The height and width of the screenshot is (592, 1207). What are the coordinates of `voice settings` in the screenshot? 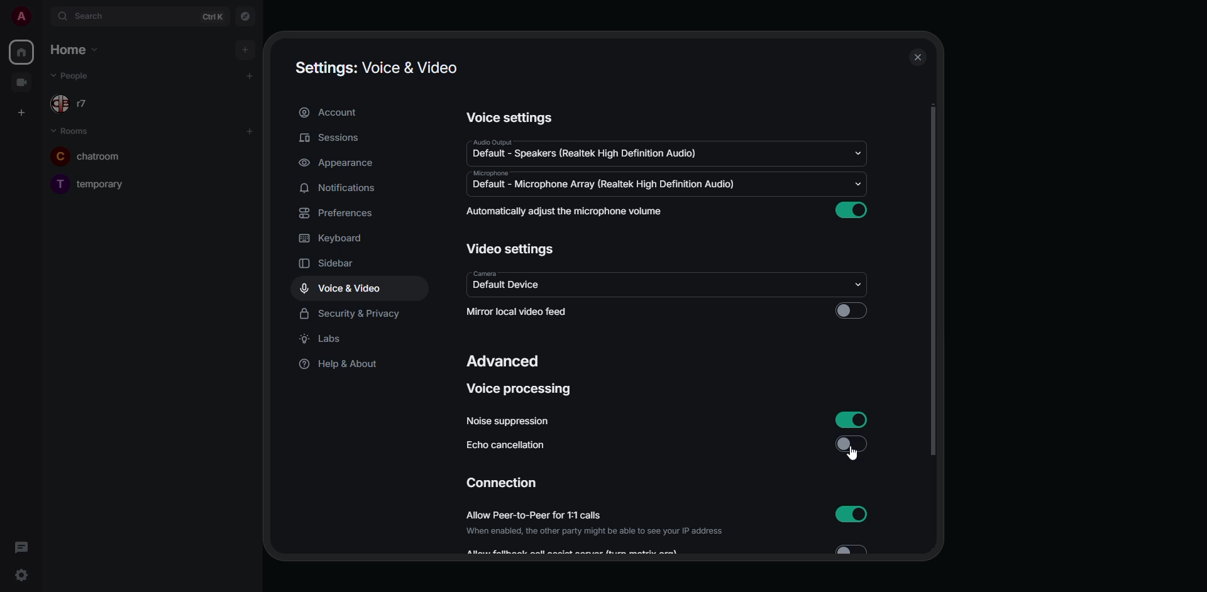 It's located at (509, 117).